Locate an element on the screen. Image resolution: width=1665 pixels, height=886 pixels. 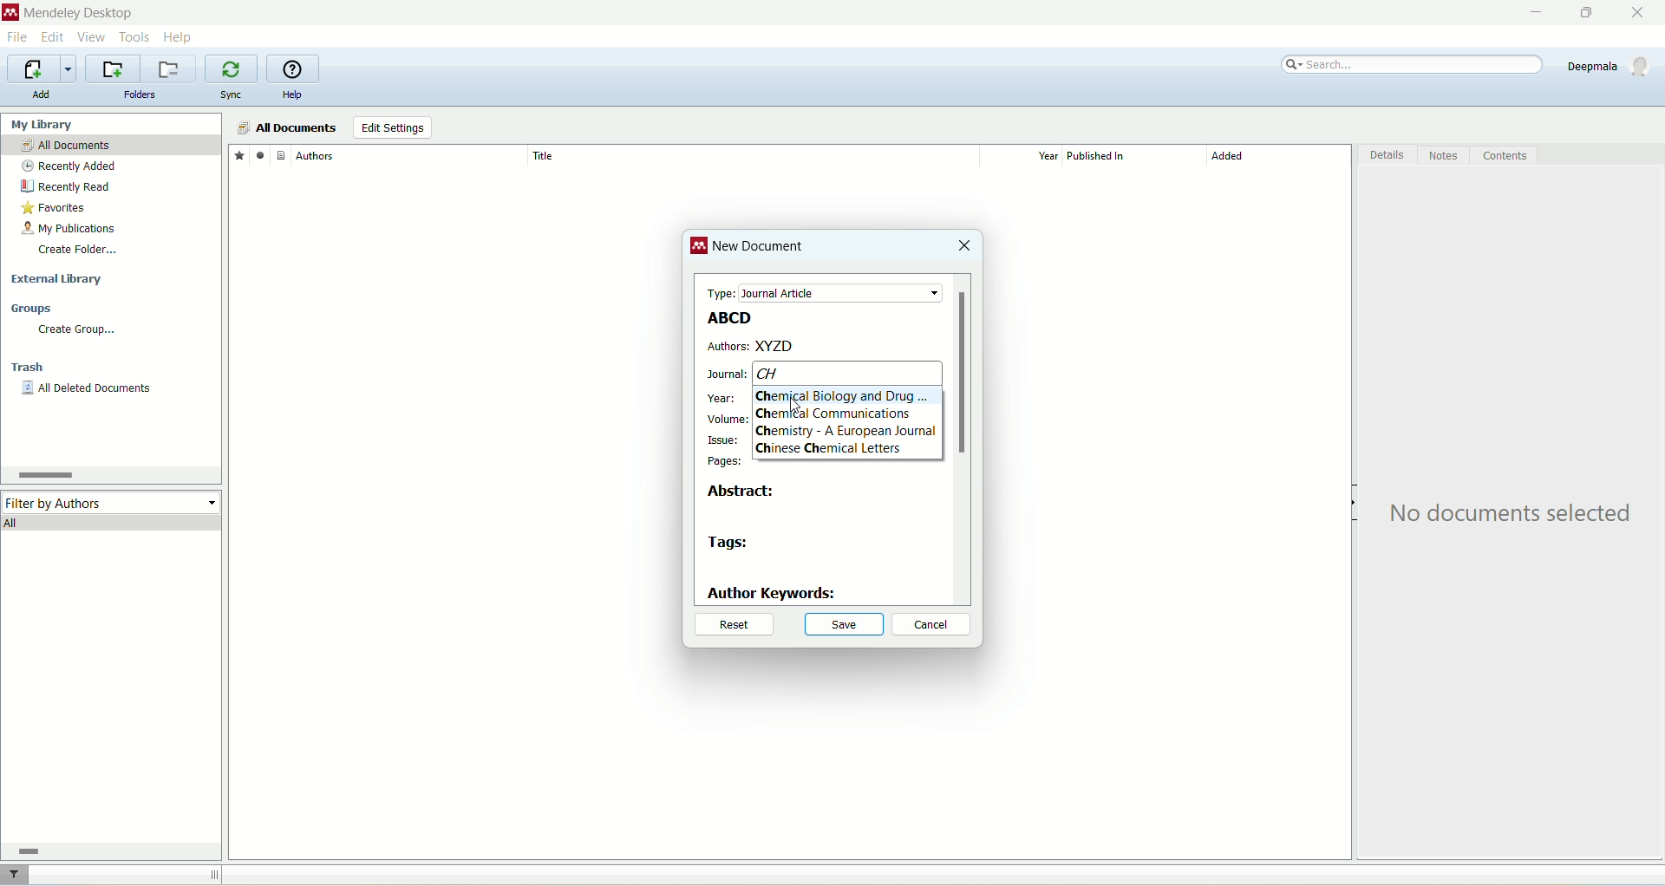
file is located at coordinates (16, 39).